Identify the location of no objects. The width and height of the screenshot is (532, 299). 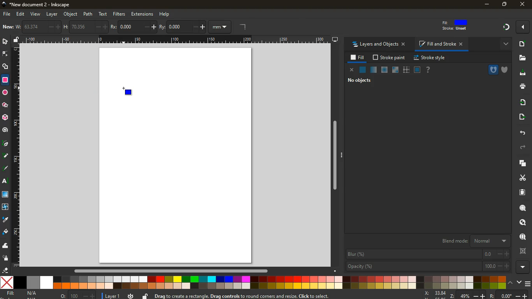
(363, 81).